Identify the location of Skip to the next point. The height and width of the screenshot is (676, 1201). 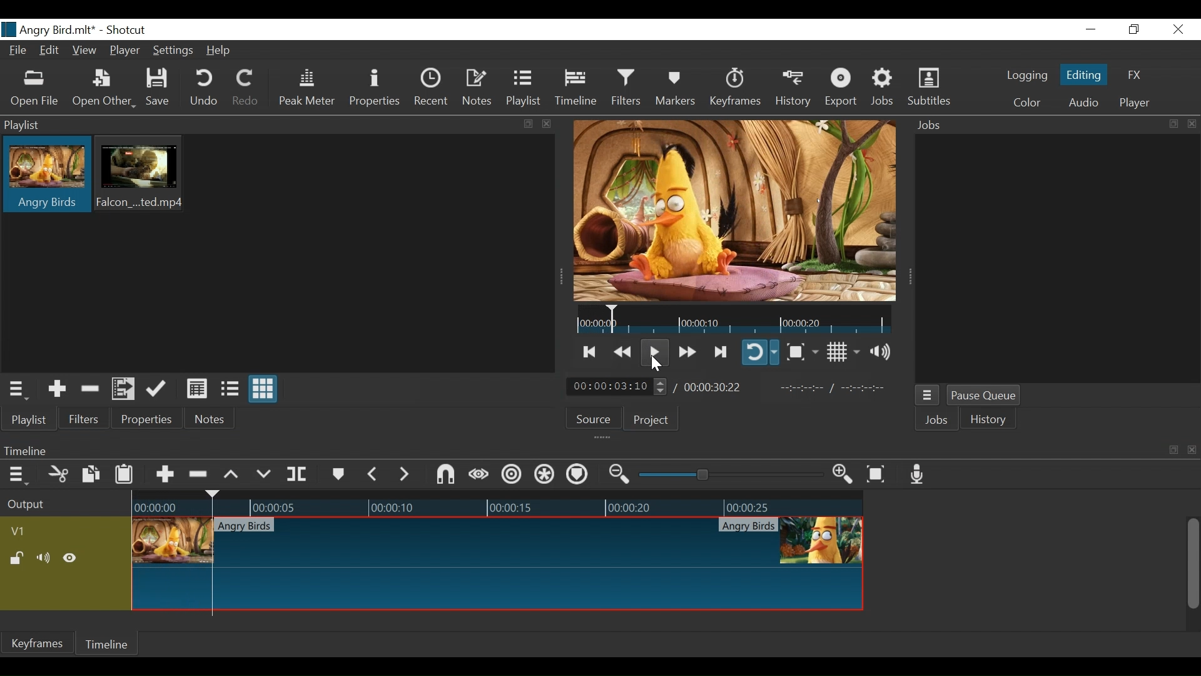
(719, 351).